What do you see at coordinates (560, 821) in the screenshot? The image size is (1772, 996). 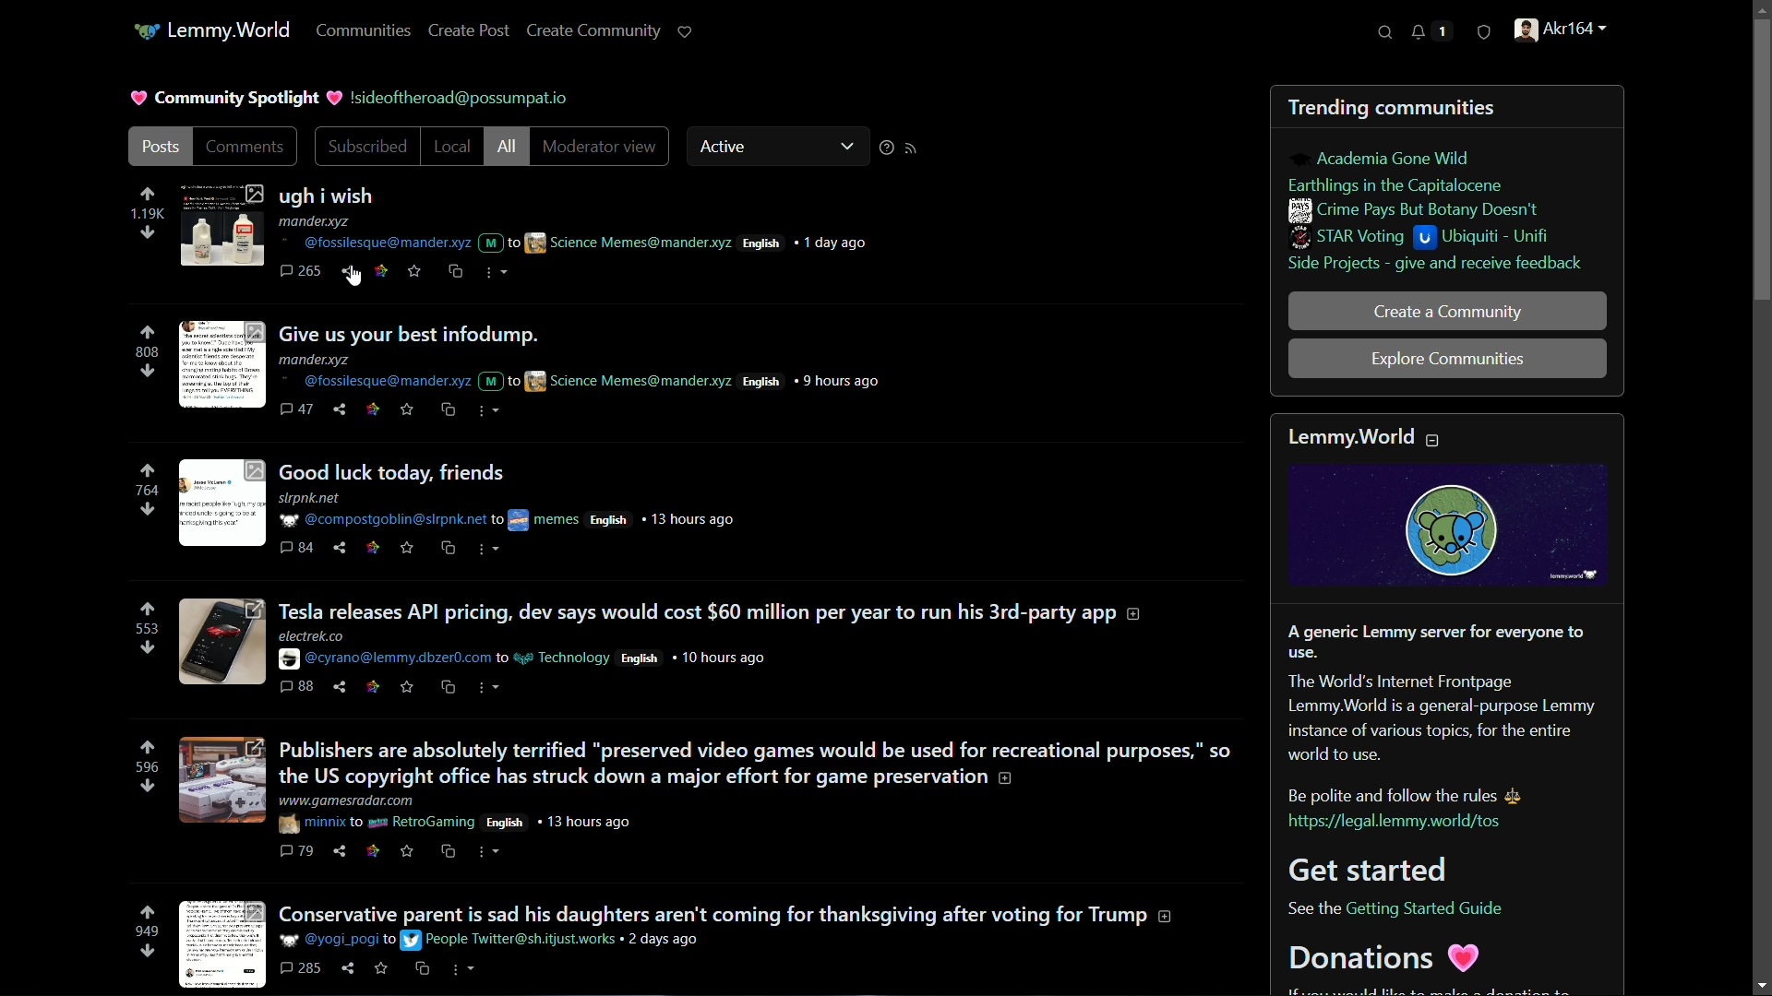 I see ` English  13 hours ago` at bounding box center [560, 821].